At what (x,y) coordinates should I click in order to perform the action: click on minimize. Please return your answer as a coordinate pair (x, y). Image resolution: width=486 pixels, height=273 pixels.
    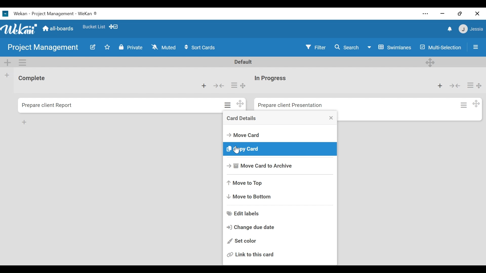
    Looking at the image, I should click on (442, 13).